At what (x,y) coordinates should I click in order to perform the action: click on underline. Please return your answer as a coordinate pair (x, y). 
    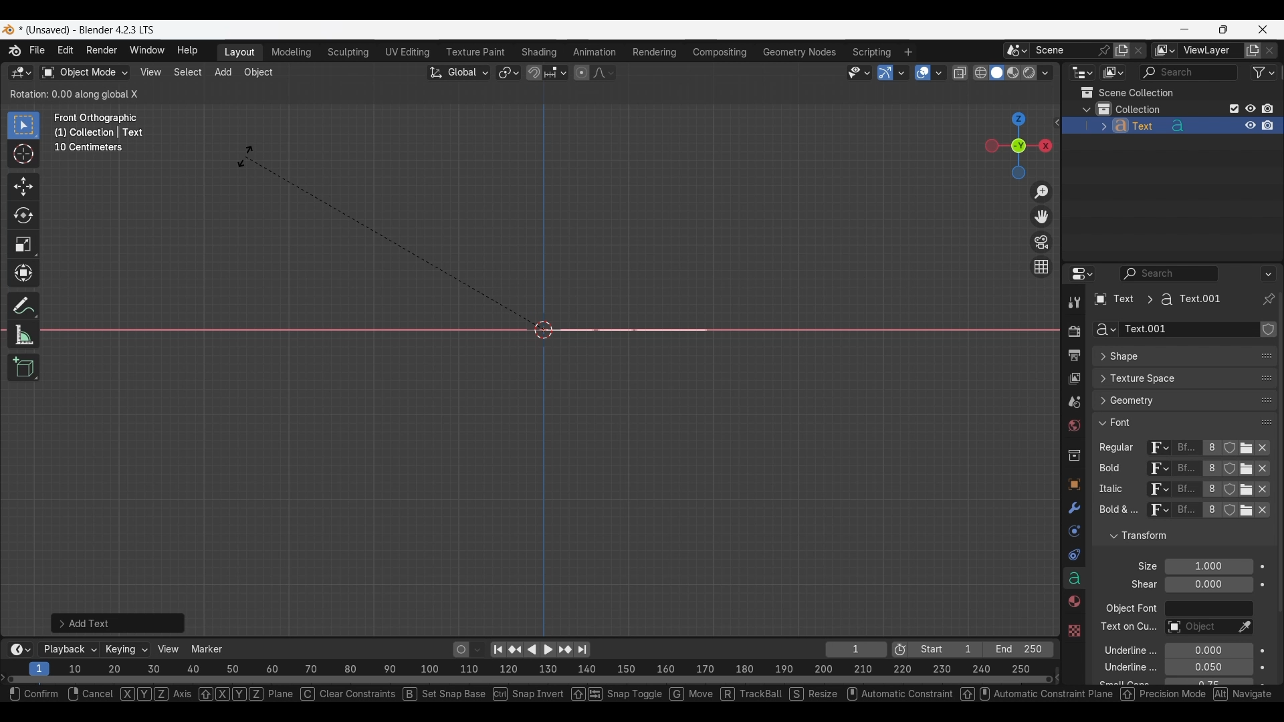
    Looking at the image, I should click on (1119, 669).